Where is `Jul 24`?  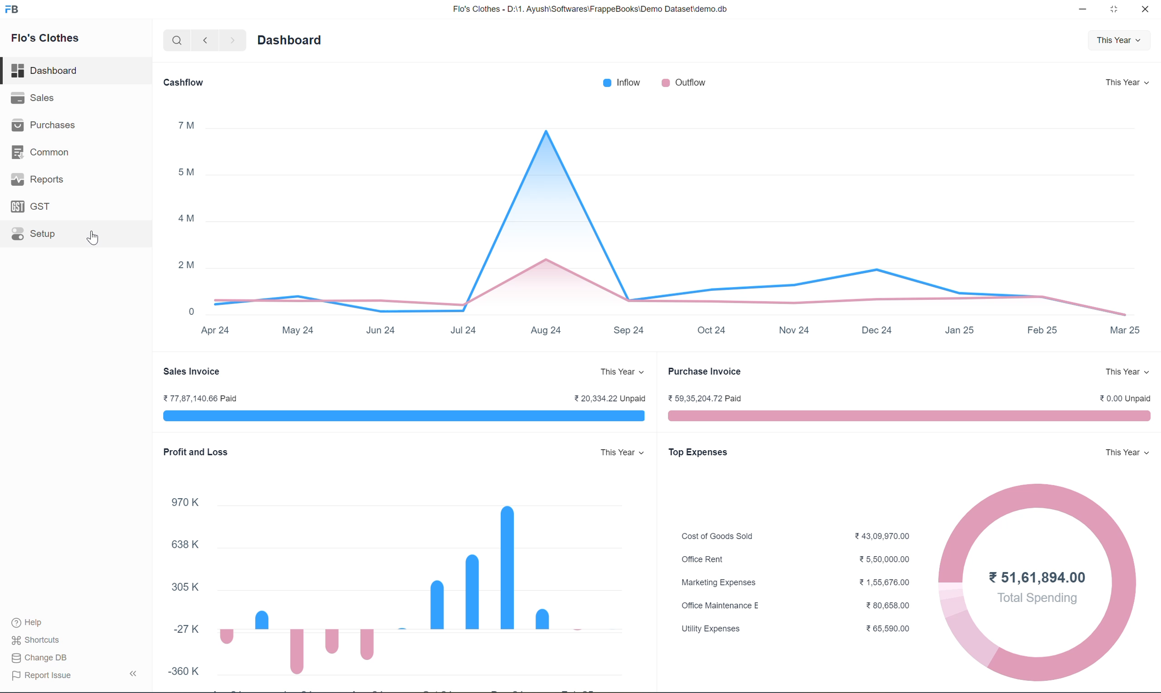
Jul 24 is located at coordinates (462, 330).